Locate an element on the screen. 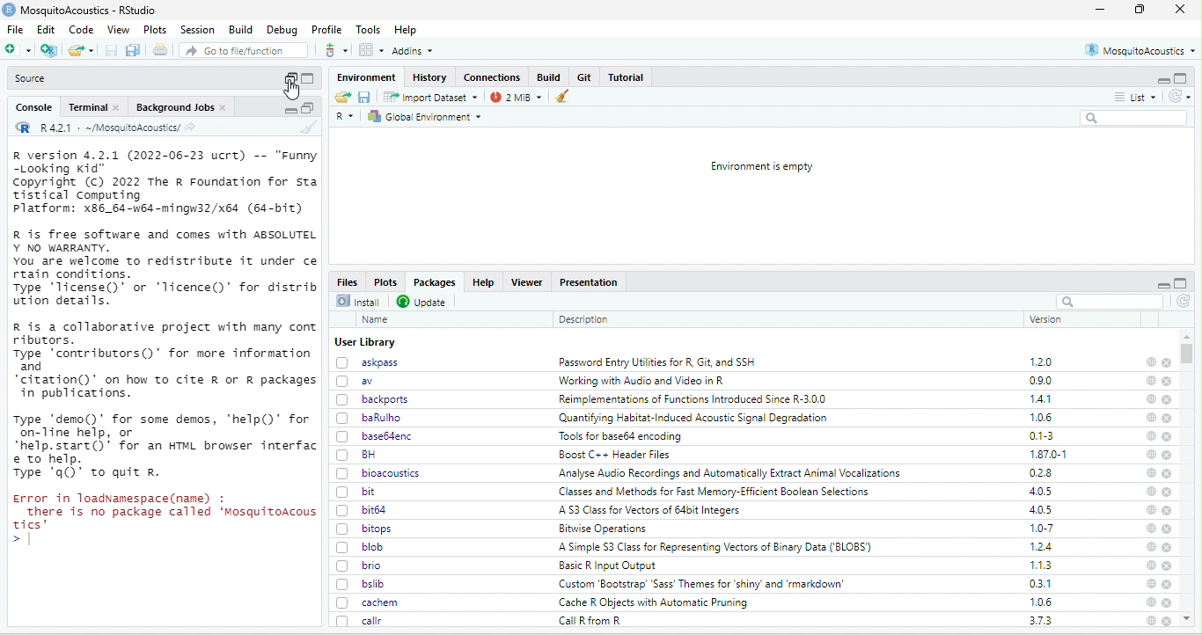 Image resolution: width=1202 pixels, height=635 pixels. Basic R Input Qutput is located at coordinates (615, 566).